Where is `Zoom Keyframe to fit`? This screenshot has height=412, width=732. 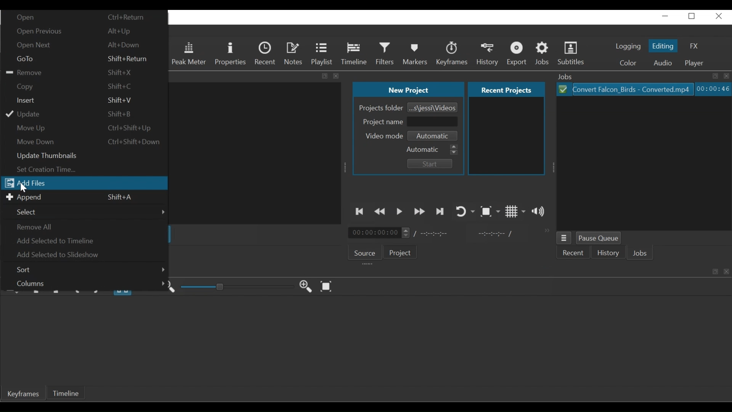
Zoom Keyframe to fit is located at coordinates (326, 286).